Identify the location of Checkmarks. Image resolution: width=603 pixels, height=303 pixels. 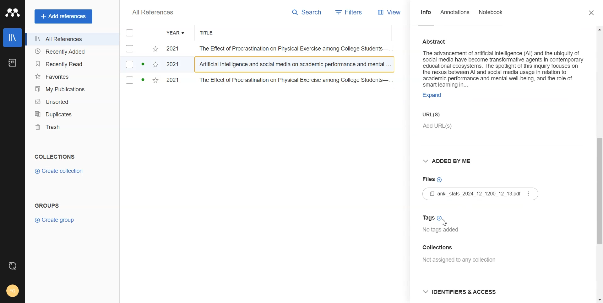
(130, 33).